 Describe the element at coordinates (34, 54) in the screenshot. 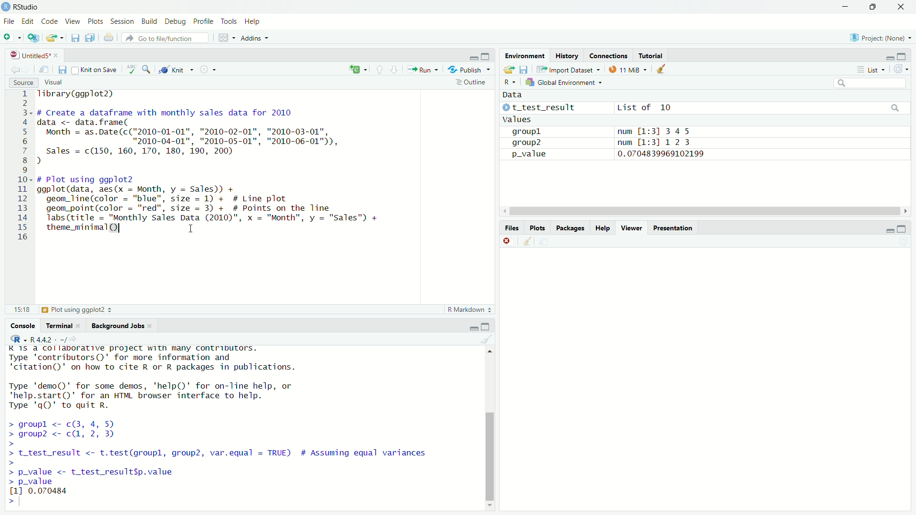

I see ` Untitleds` at that location.